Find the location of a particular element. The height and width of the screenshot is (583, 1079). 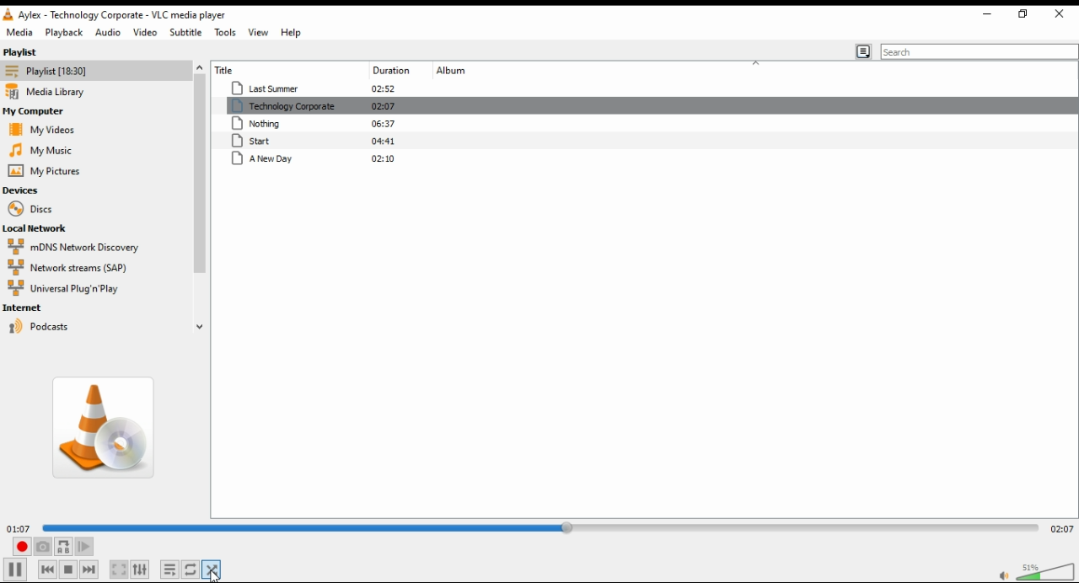

previous media in list, skips backward when held is located at coordinates (46, 570).